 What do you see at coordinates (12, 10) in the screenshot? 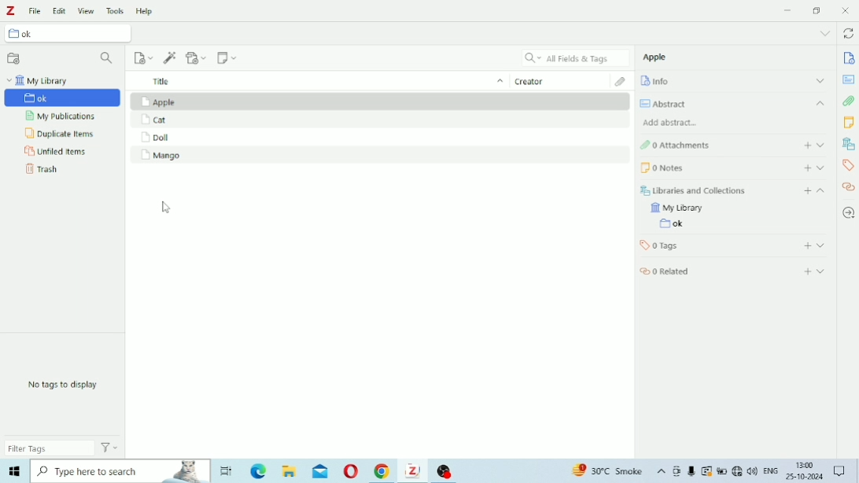
I see `Logo` at bounding box center [12, 10].